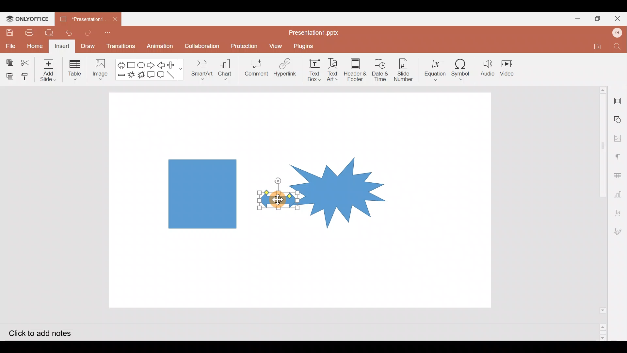 Image resolution: width=627 pixels, height=353 pixels. What do you see at coordinates (174, 64) in the screenshot?
I see `Plus` at bounding box center [174, 64].